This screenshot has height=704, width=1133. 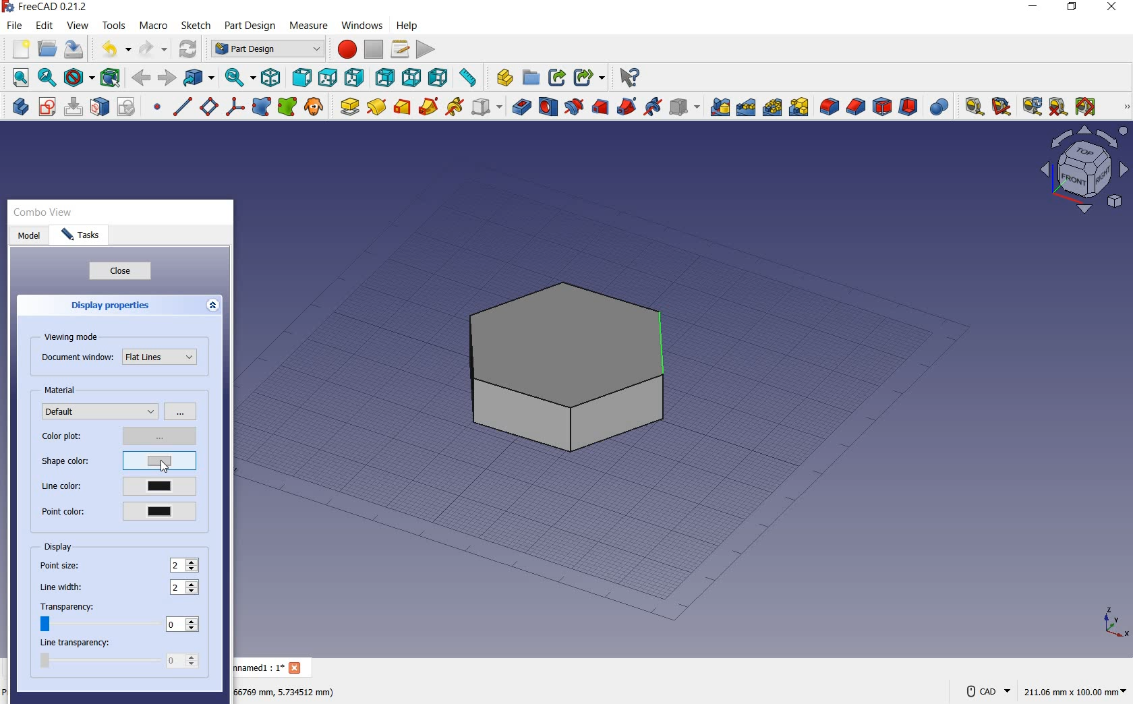 I want to click on help, so click(x=414, y=26).